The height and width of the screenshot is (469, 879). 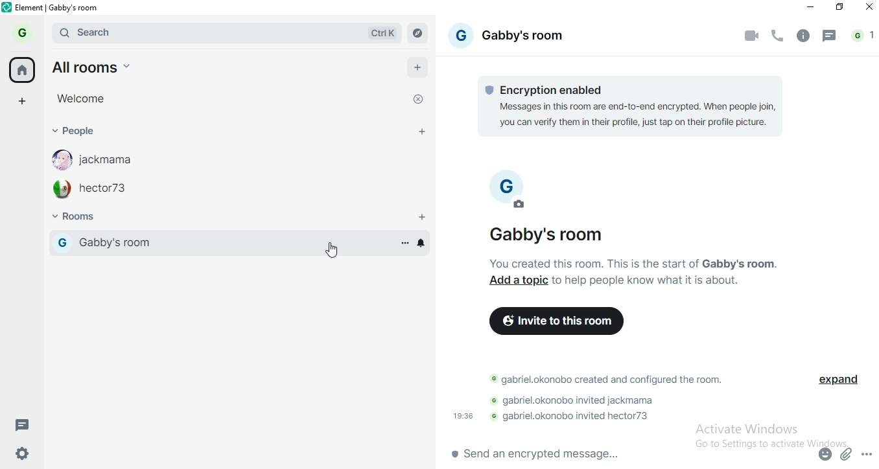 What do you see at coordinates (752, 35) in the screenshot?
I see `video call` at bounding box center [752, 35].